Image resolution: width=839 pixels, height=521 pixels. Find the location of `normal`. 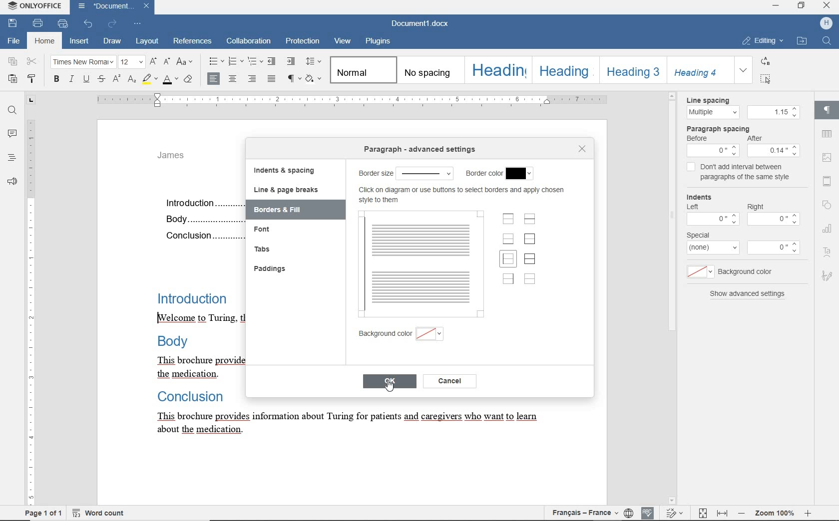

normal is located at coordinates (363, 69).